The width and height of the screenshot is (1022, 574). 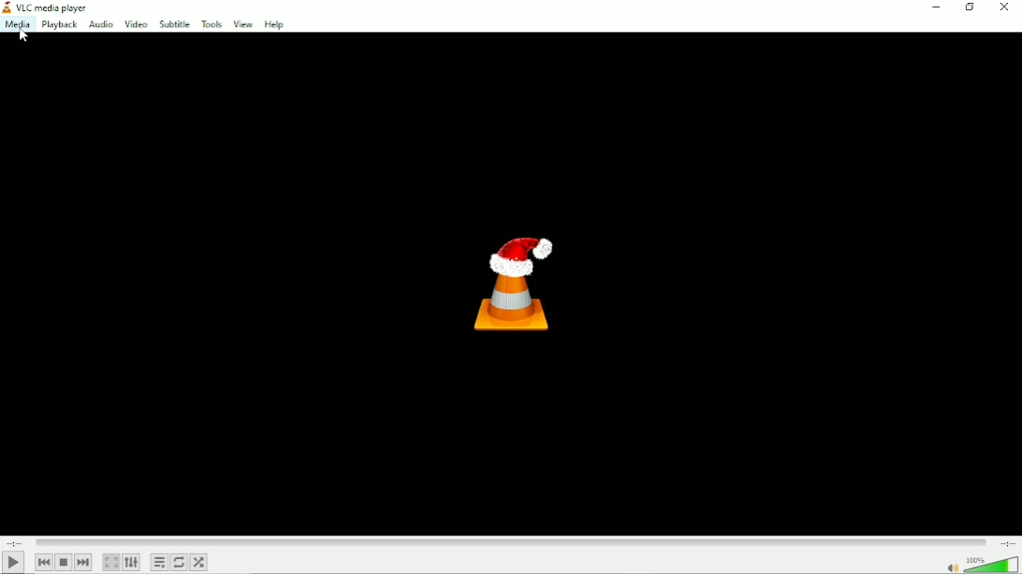 What do you see at coordinates (224, 709) in the screenshot?
I see `Click to toggle between loop all, loop one and no loop` at bounding box center [224, 709].